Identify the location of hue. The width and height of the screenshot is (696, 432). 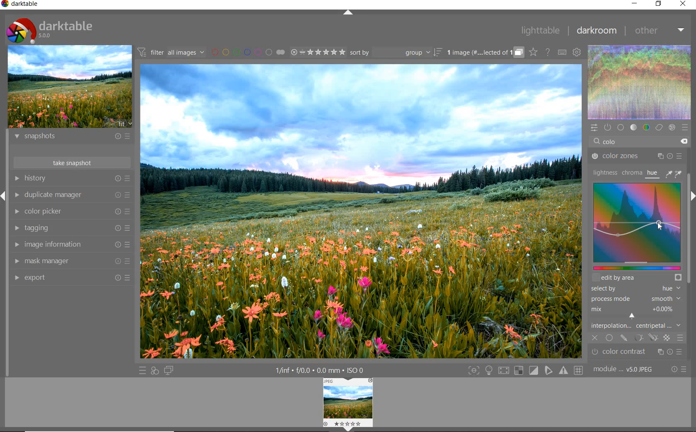
(653, 174).